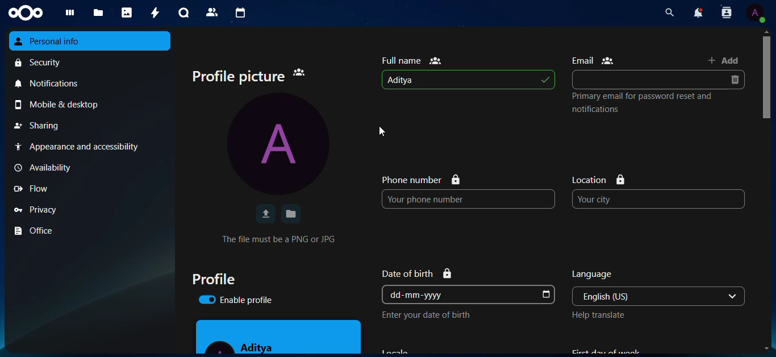  Describe the element at coordinates (89, 147) in the screenshot. I see `Appearance and accessibility` at that location.